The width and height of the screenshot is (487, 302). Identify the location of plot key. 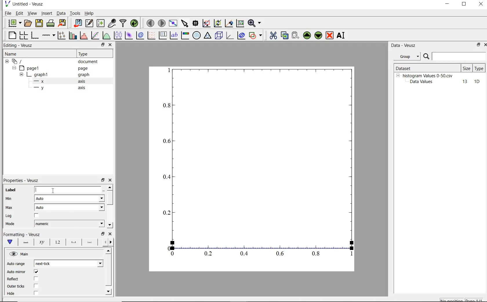
(163, 35).